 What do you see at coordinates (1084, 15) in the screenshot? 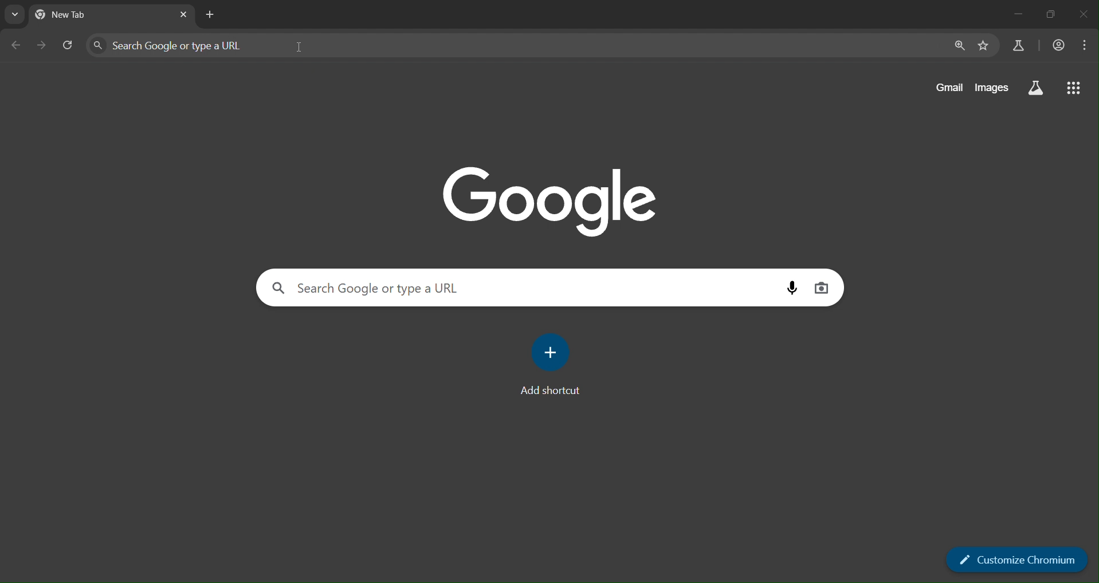
I see `close` at bounding box center [1084, 15].